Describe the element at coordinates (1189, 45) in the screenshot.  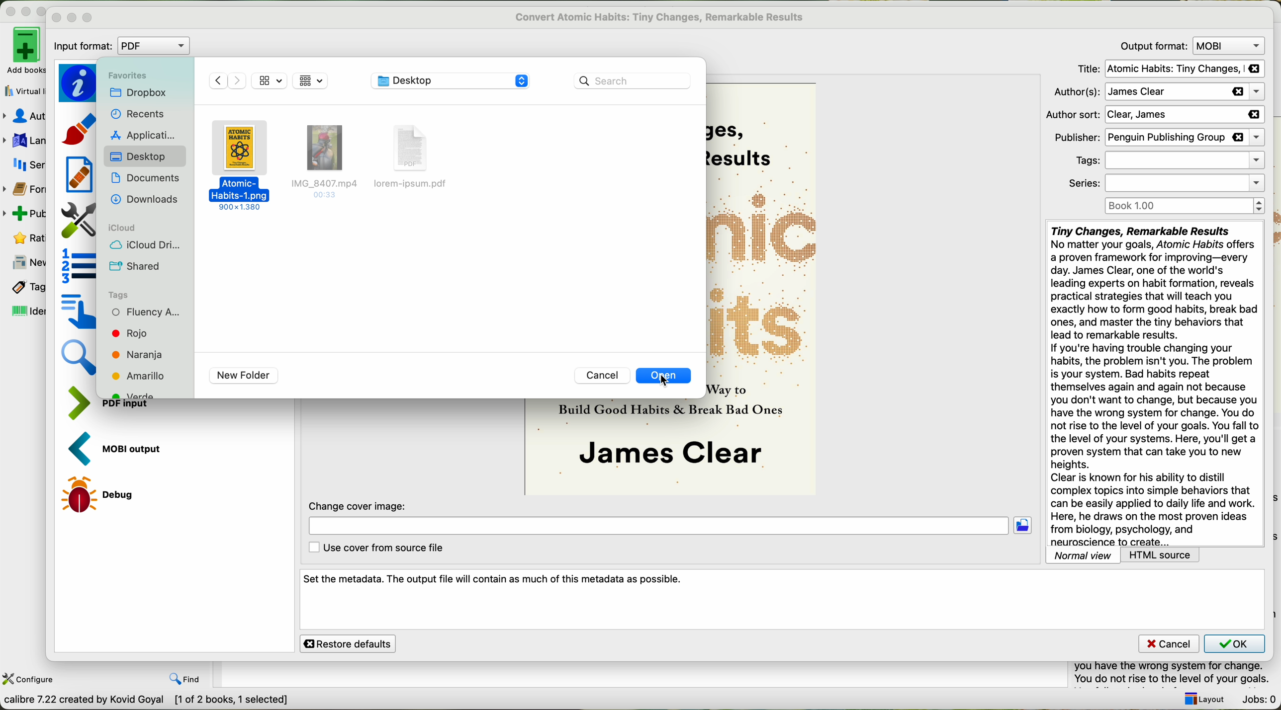
I see `output format: MOVI` at that location.